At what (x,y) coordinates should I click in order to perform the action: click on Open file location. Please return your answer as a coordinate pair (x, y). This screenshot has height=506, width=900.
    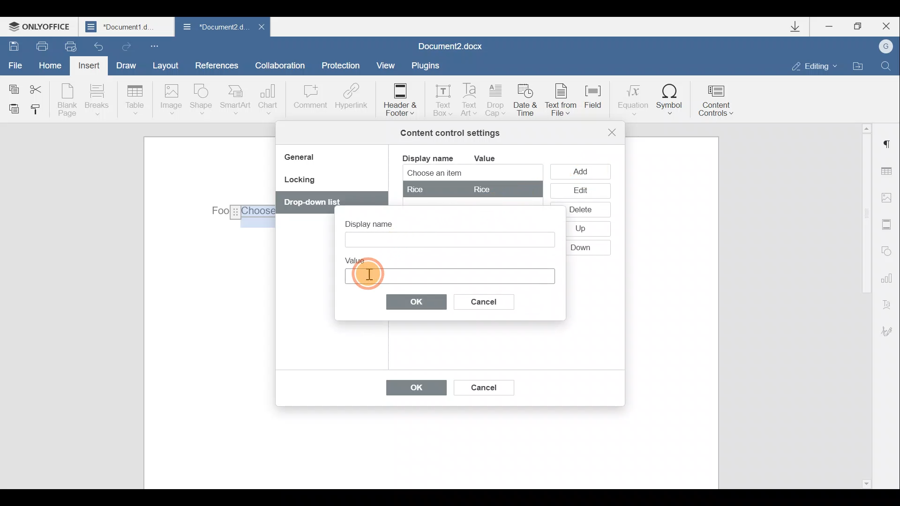
    Looking at the image, I should click on (858, 65).